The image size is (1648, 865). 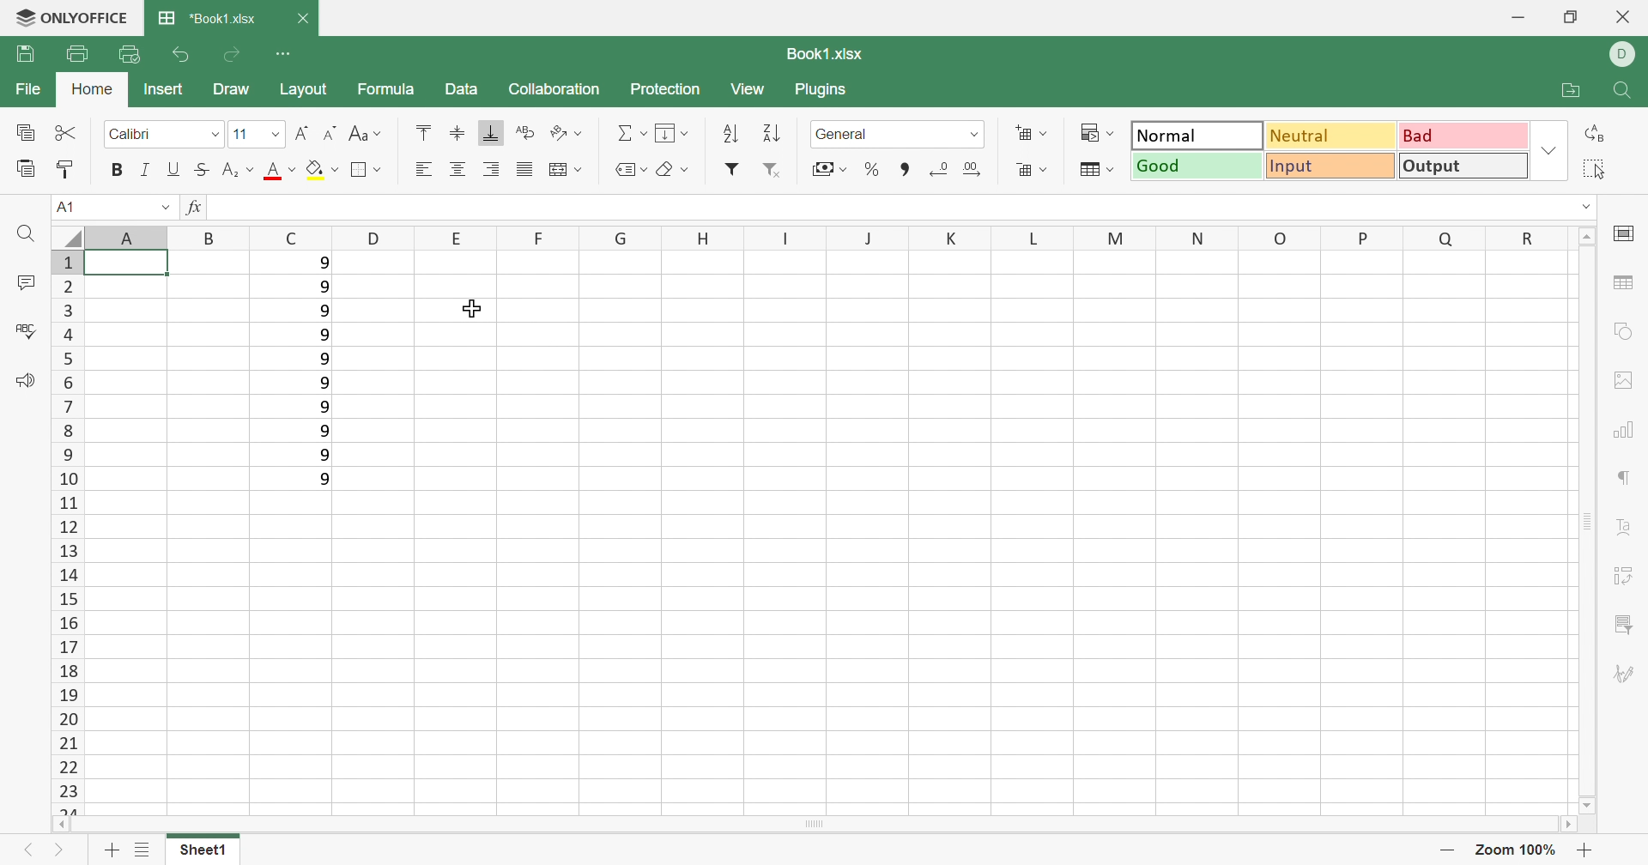 What do you see at coordinates (203, 19) in the screenshot?
I see `*Book1.xlsx` at bounding box center [203, 19].